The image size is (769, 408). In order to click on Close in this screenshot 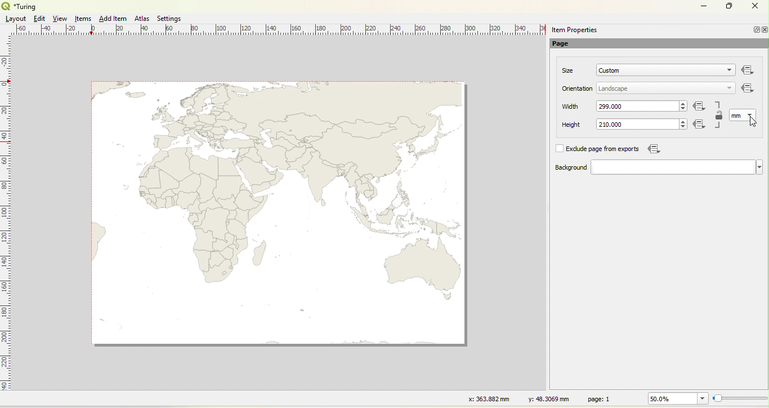, I will do `click(754, 7)`.